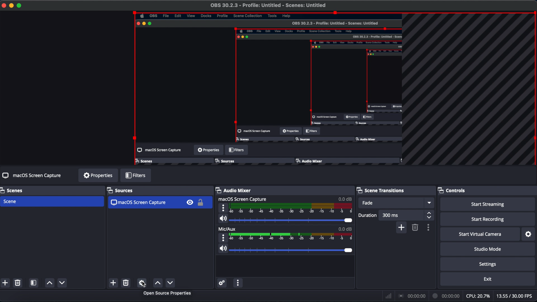  Describe the element at coordinates (489, 219) in the screenshot. I see `start recording` at that location.